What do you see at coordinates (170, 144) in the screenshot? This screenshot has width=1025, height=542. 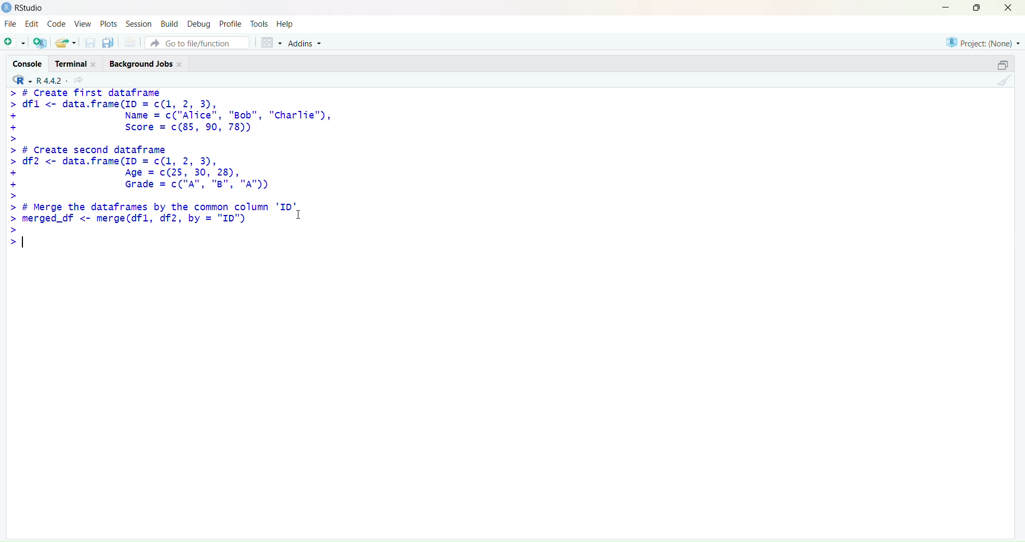 I see `# Create Tirst dataframe
dfl <- data.frame(ID = c(1, 2, 3),
Name = c("Alice", "Bob", "Char
Score = c(85, 90, 78))
# Create second dataframe
df2 <- data.frame(ID = c(1, 2, 3),
Age = c(25, 30, 28),
Grade = c("A", "B", "A"))` at bounding box center [170, 144].